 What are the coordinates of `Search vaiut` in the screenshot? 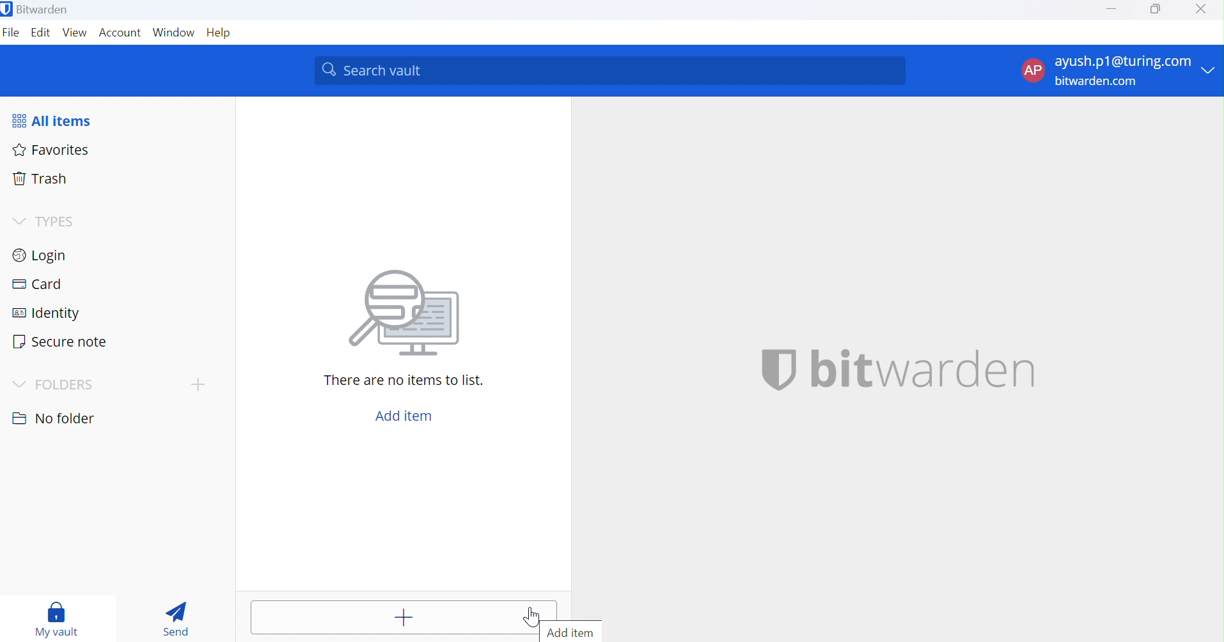 It's located at (610, 71).